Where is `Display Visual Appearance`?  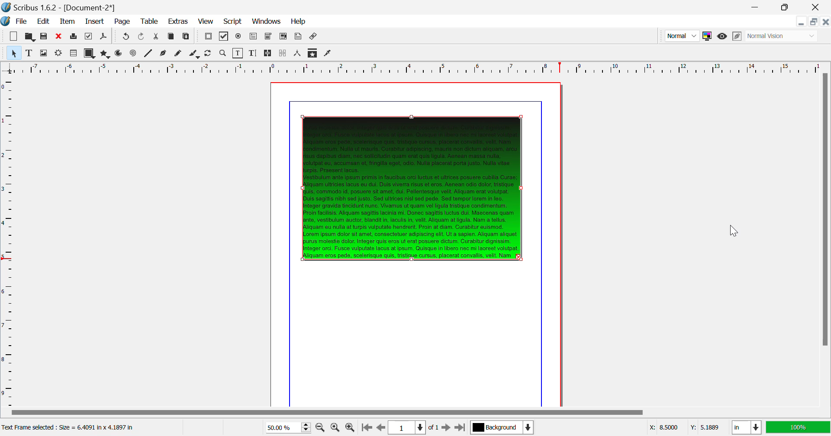 Display Visual Appearance is located at coordinates (783, 36).